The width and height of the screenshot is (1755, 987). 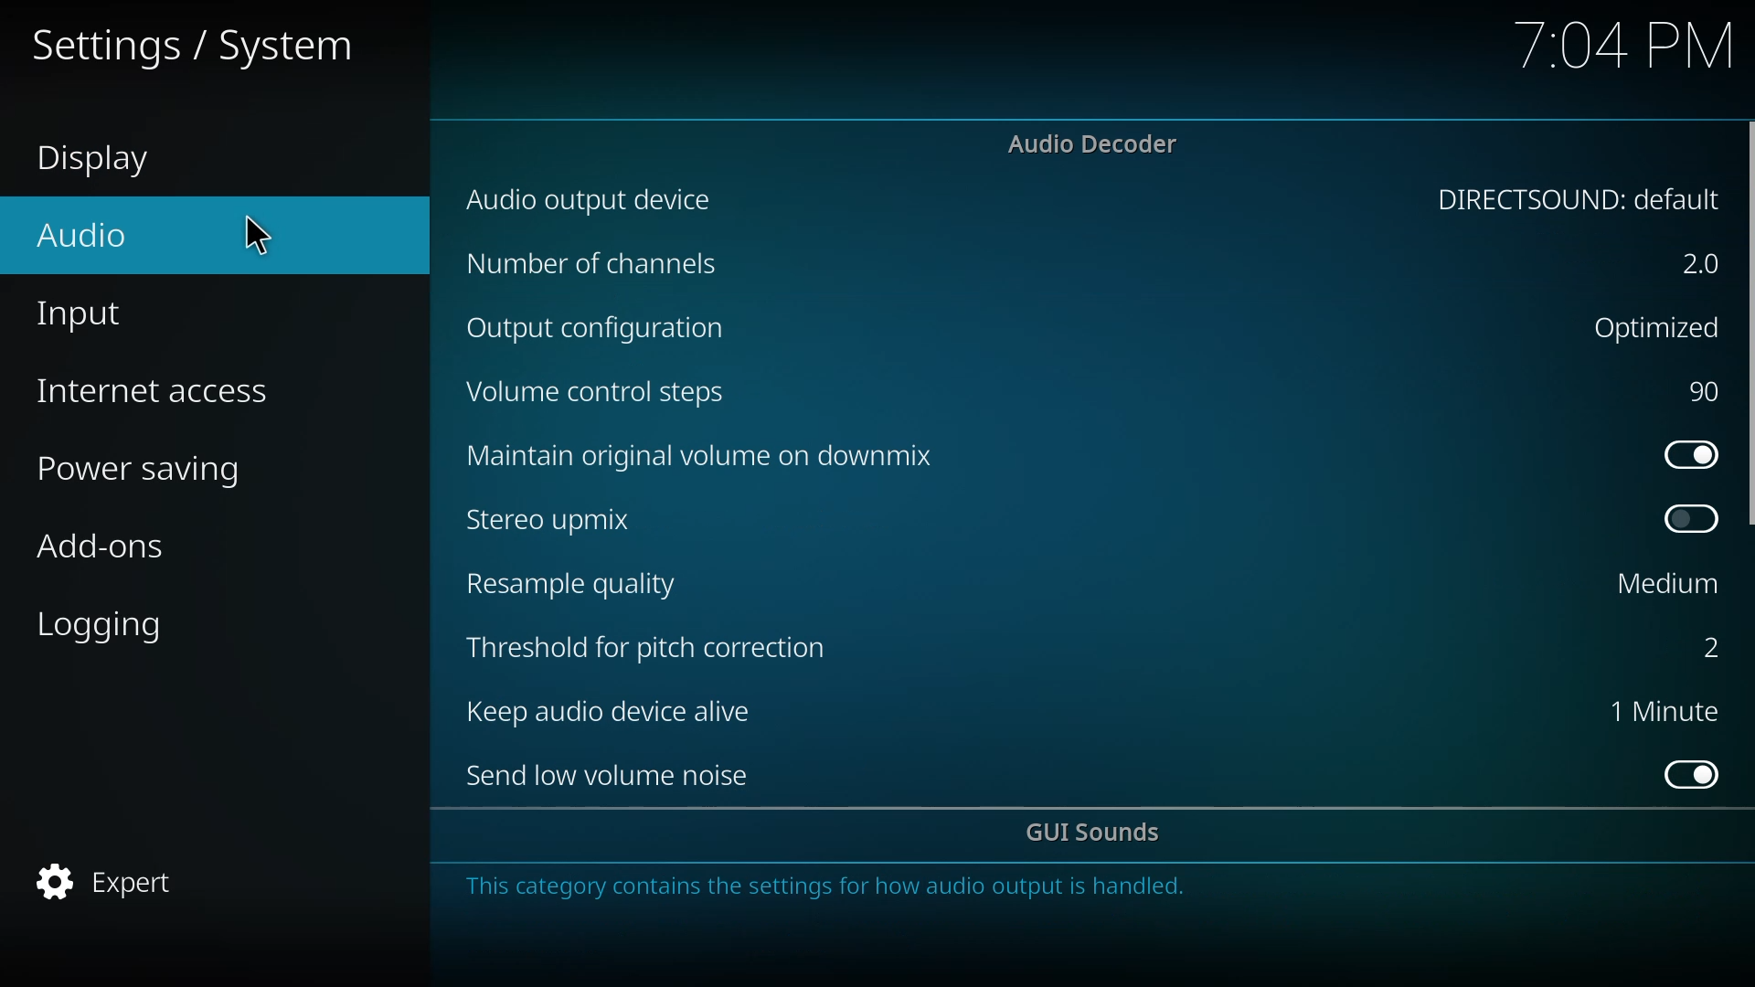 I want to click on threshold for pitch correction, so click(x=654, y=646).